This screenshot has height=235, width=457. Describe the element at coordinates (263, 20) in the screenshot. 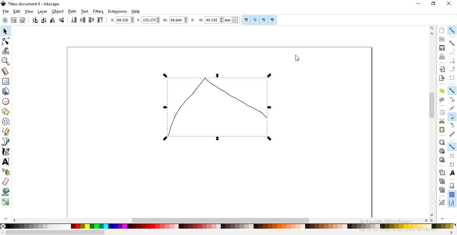

I see `` at that location.